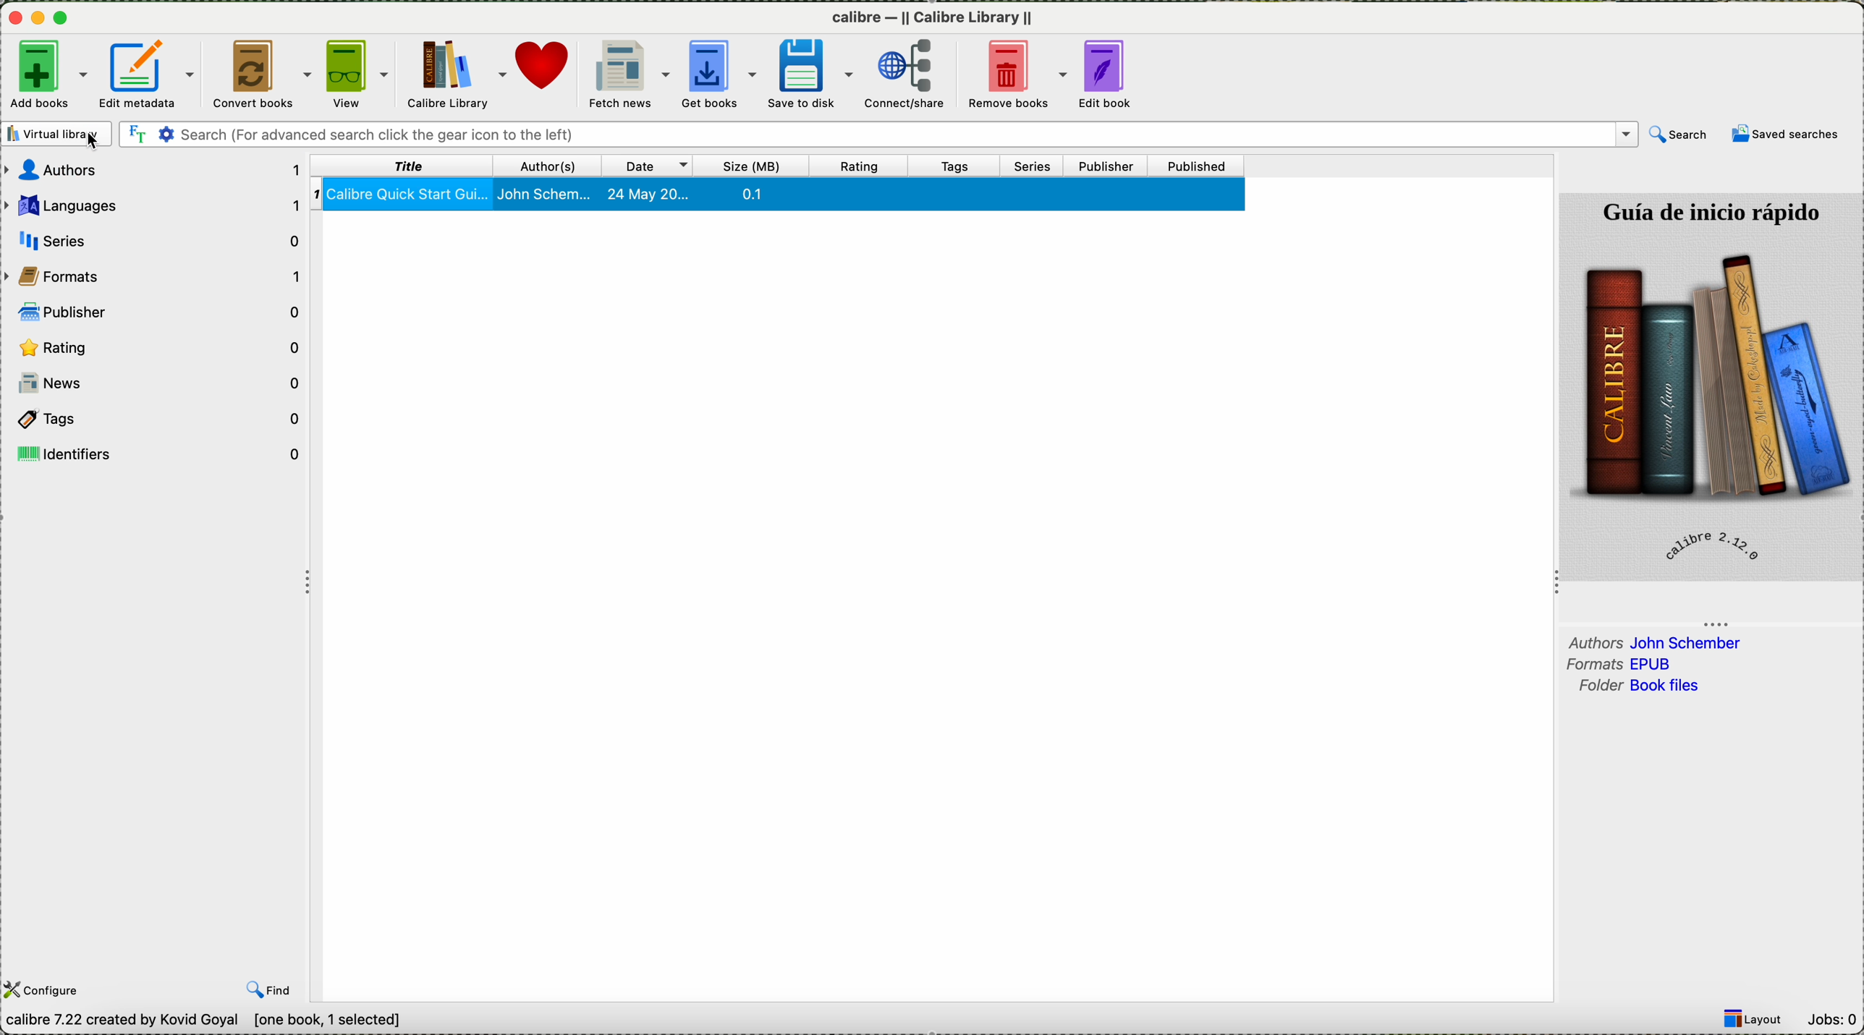 This screenshot has width=1864, height=1035. Describe the element at coordinates (153, 205) in the screenshot. I see `languages` at that location.